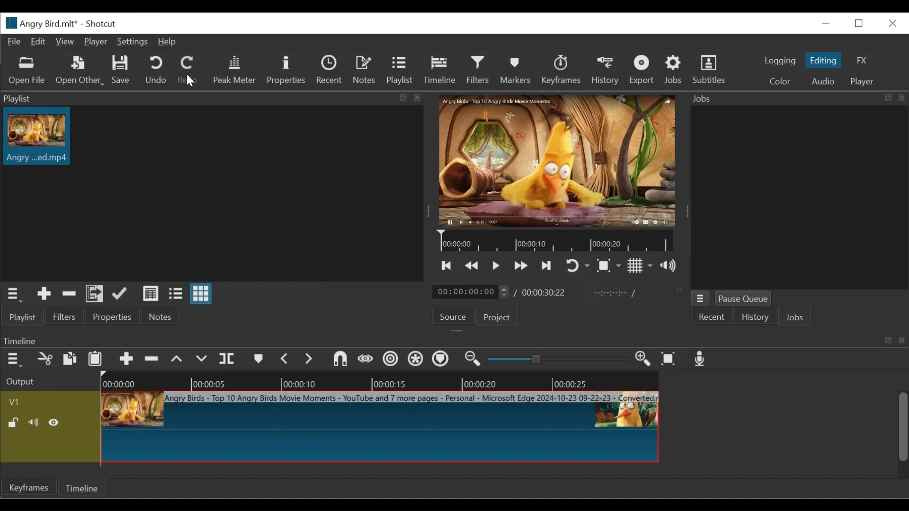 Image resolution: width=909 pixels, height=511 pixels. Describe the element at coordinates (442, 360) in the screenshot. I see `Ripple markers` at that location.